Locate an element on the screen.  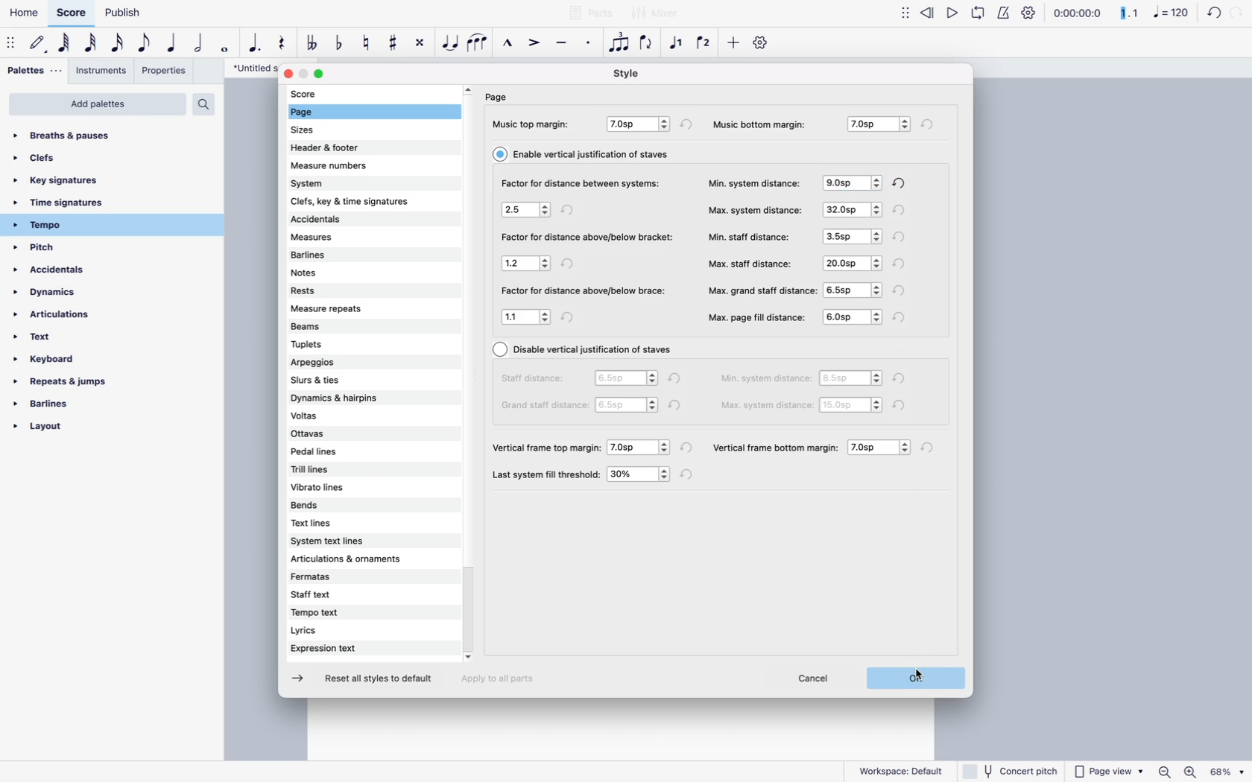
factor for distance between systems is located at coordinates (579, 184).